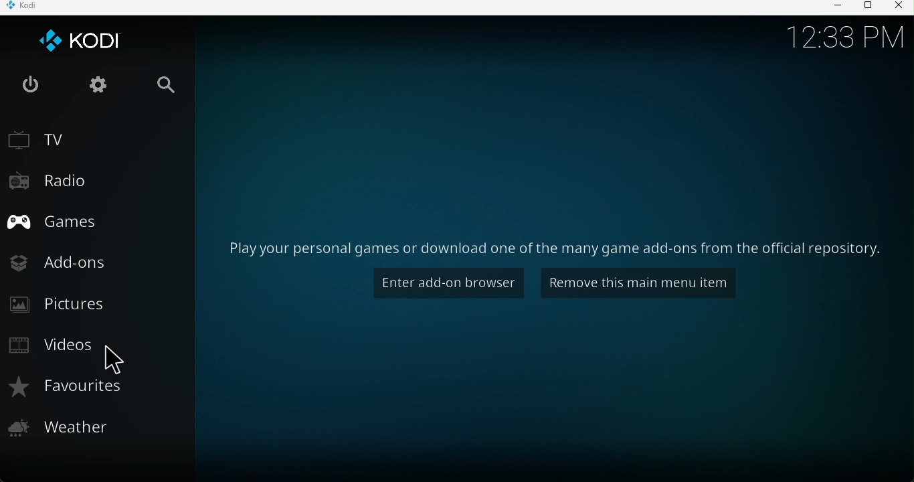 The image size is (914, 482). I want to click on Settings, so click(102, 89).